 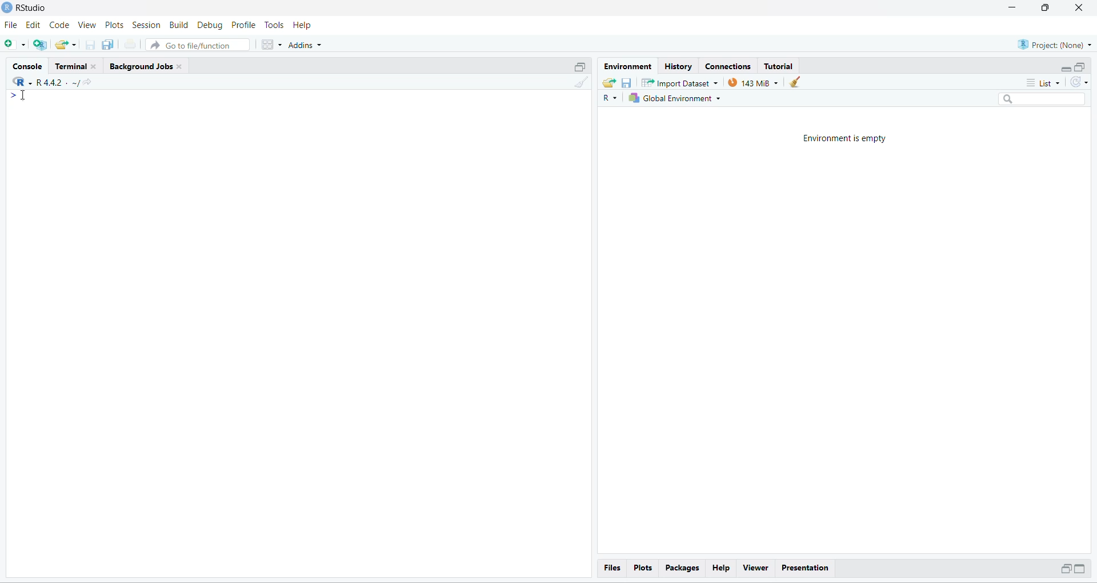 I want to click on open in separate window, so click(x=581, y=67).